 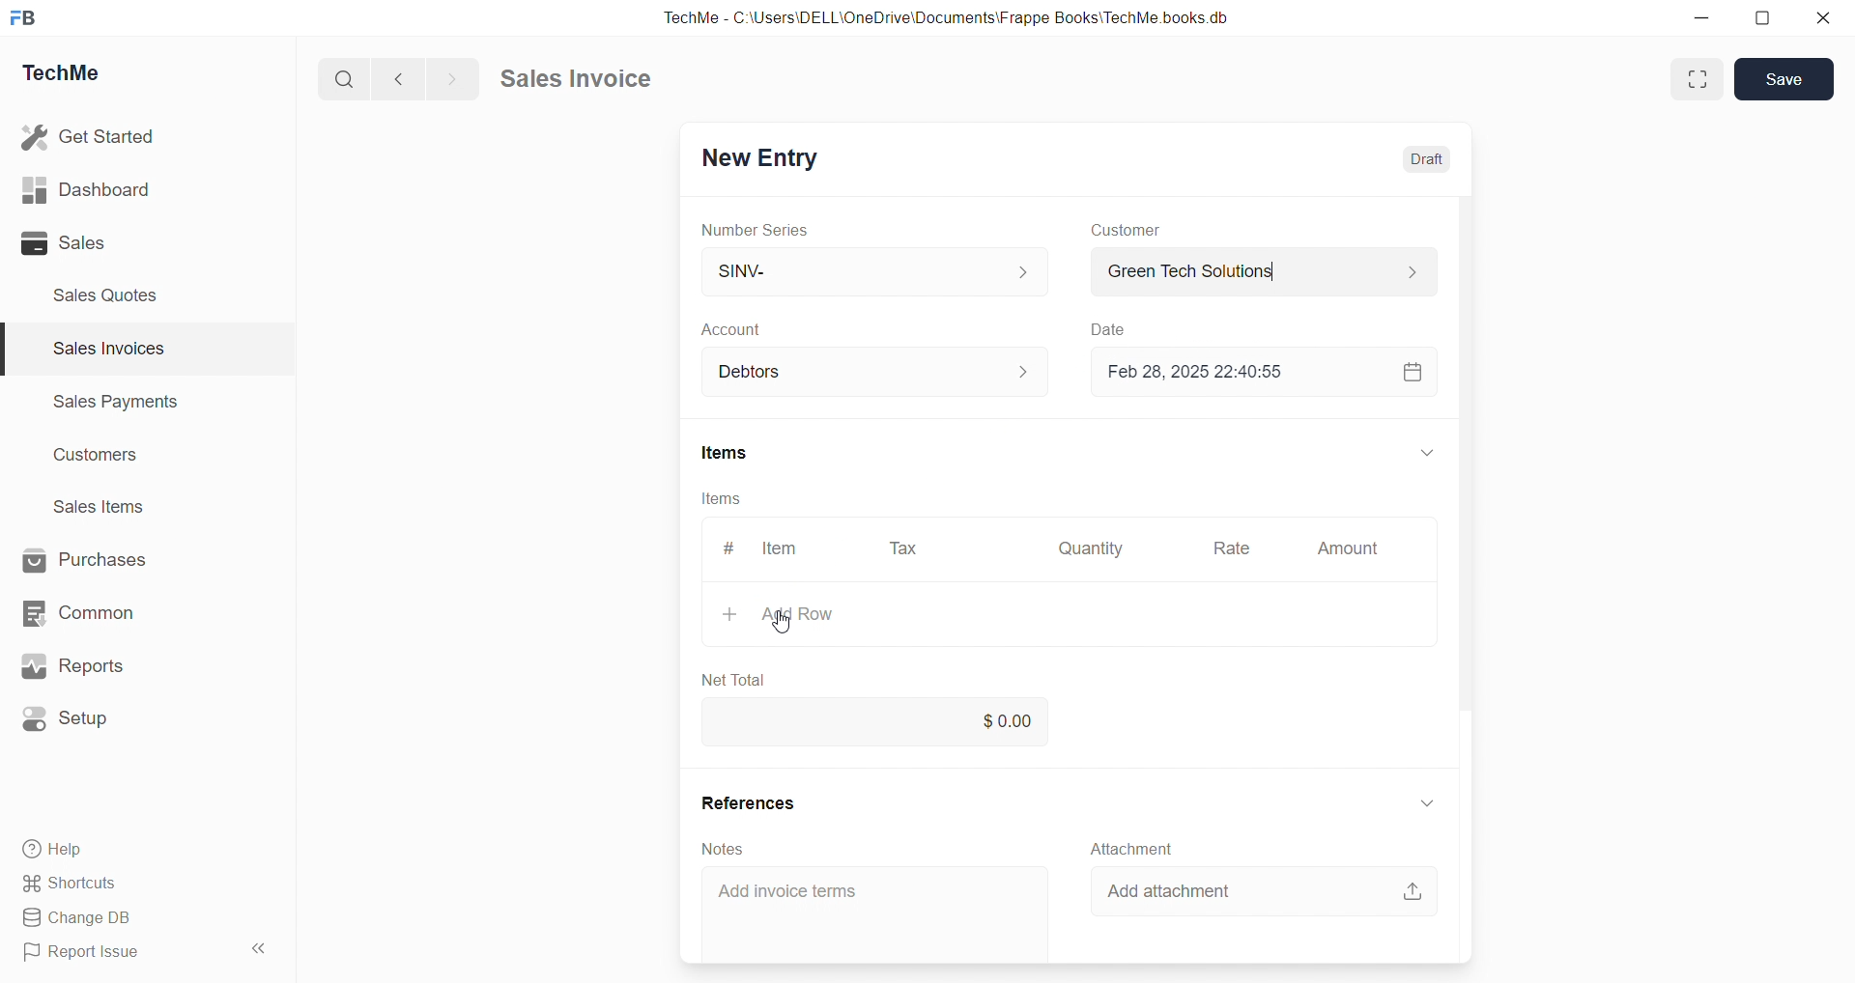 What do you see at coordinates (780, 624) in the screenshot?
I see `cursor` at bounding box center [780, 624].